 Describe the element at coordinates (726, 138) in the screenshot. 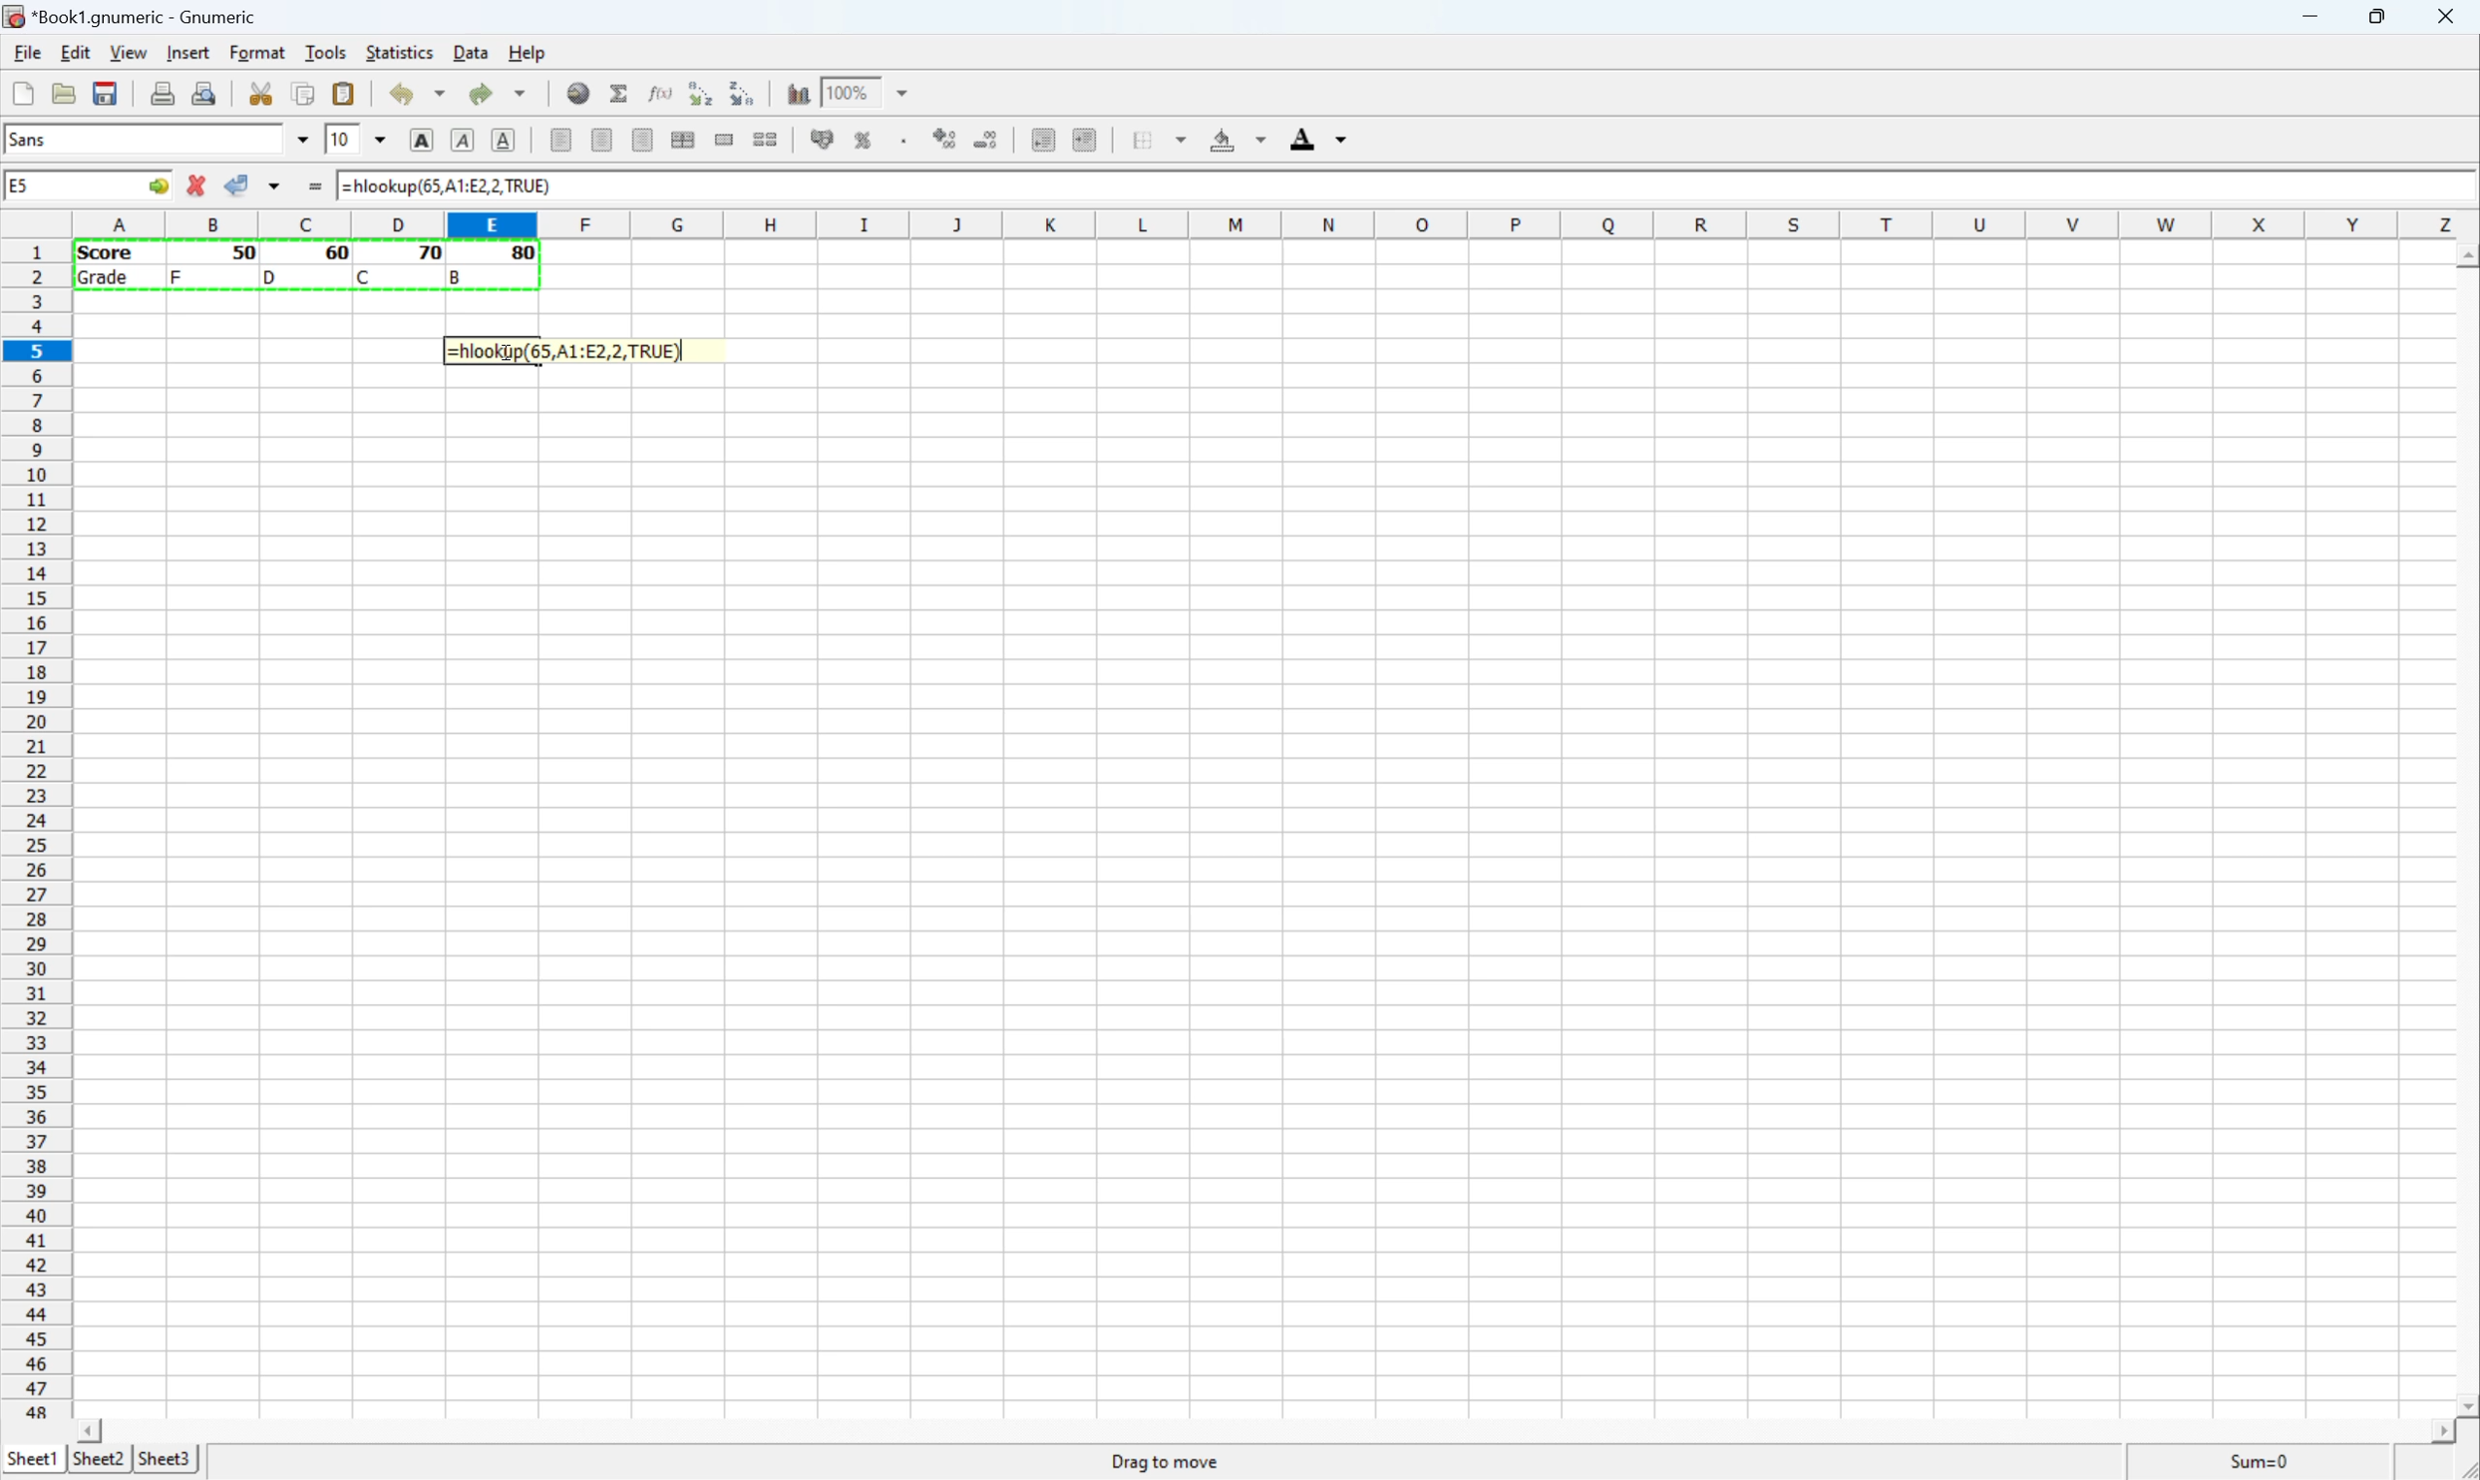

I see `Merge a range of cells` at that location.